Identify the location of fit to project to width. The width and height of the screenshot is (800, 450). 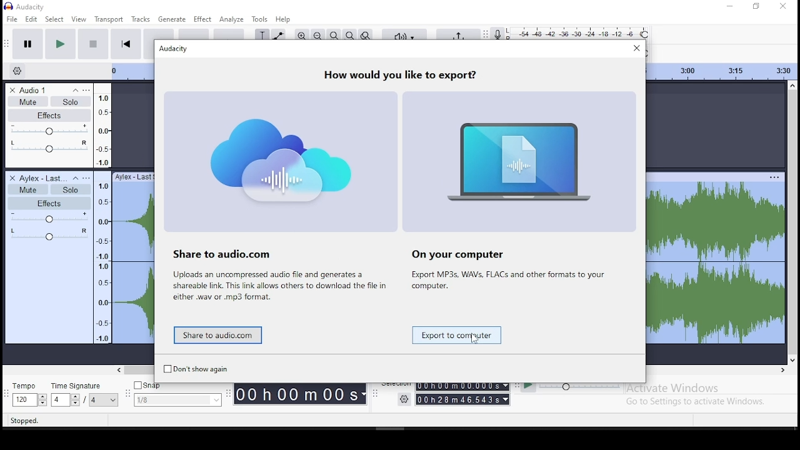
(349, 35).